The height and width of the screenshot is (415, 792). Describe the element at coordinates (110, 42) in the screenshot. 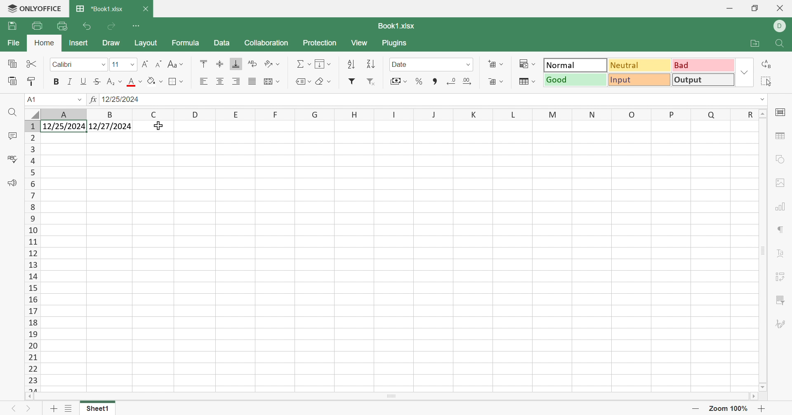

I see `Draw` at that location.